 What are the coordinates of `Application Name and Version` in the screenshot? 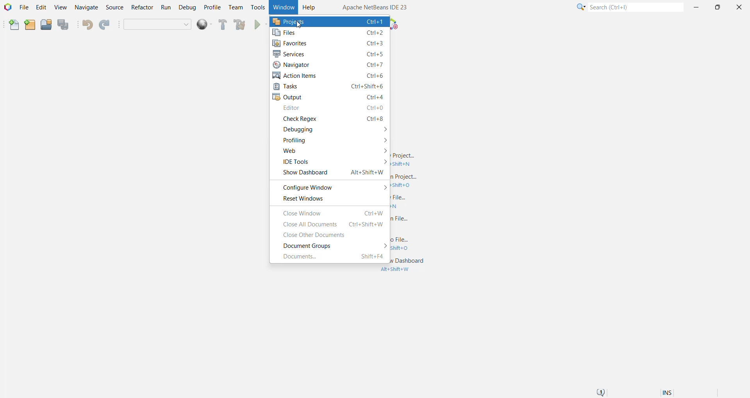 It's located at (374, 7).